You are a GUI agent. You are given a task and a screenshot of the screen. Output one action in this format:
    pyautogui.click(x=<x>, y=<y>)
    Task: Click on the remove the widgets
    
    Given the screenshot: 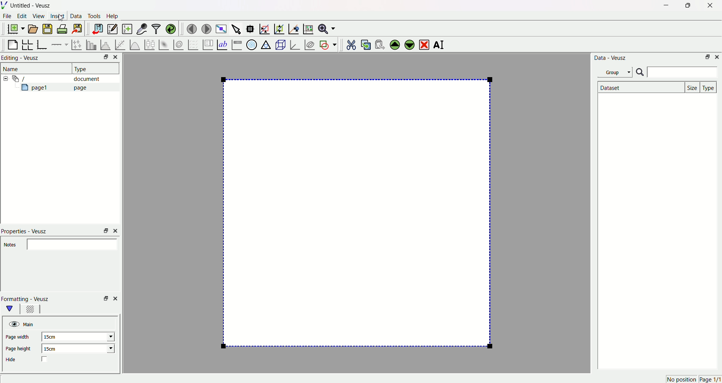 What is the action you would take?
    pyautogui.click(x=424, y=44)
    